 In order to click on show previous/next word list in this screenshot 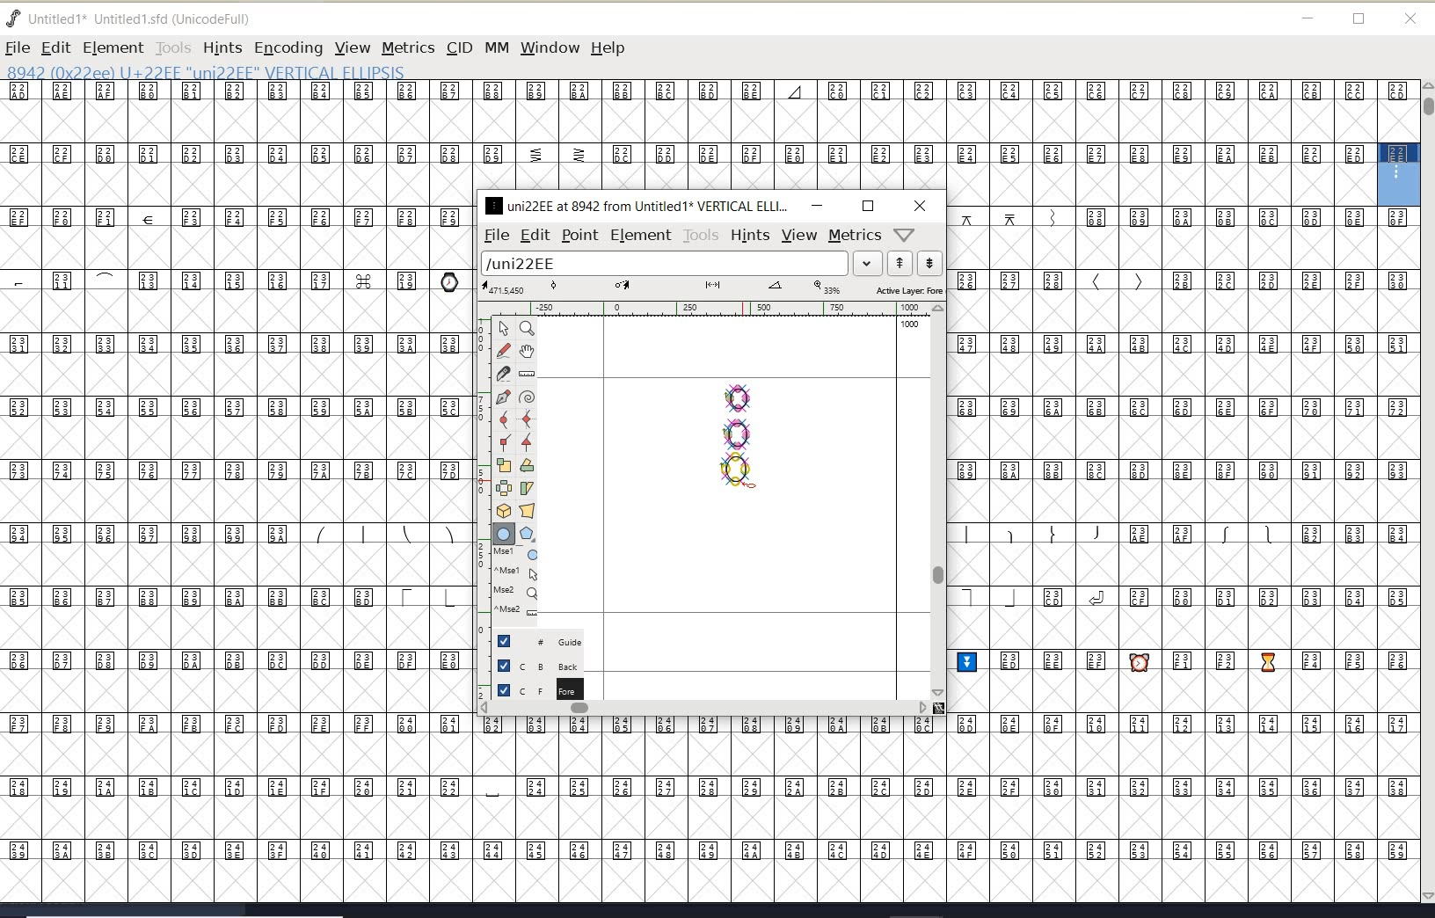, I will do `click(916, 265)`.